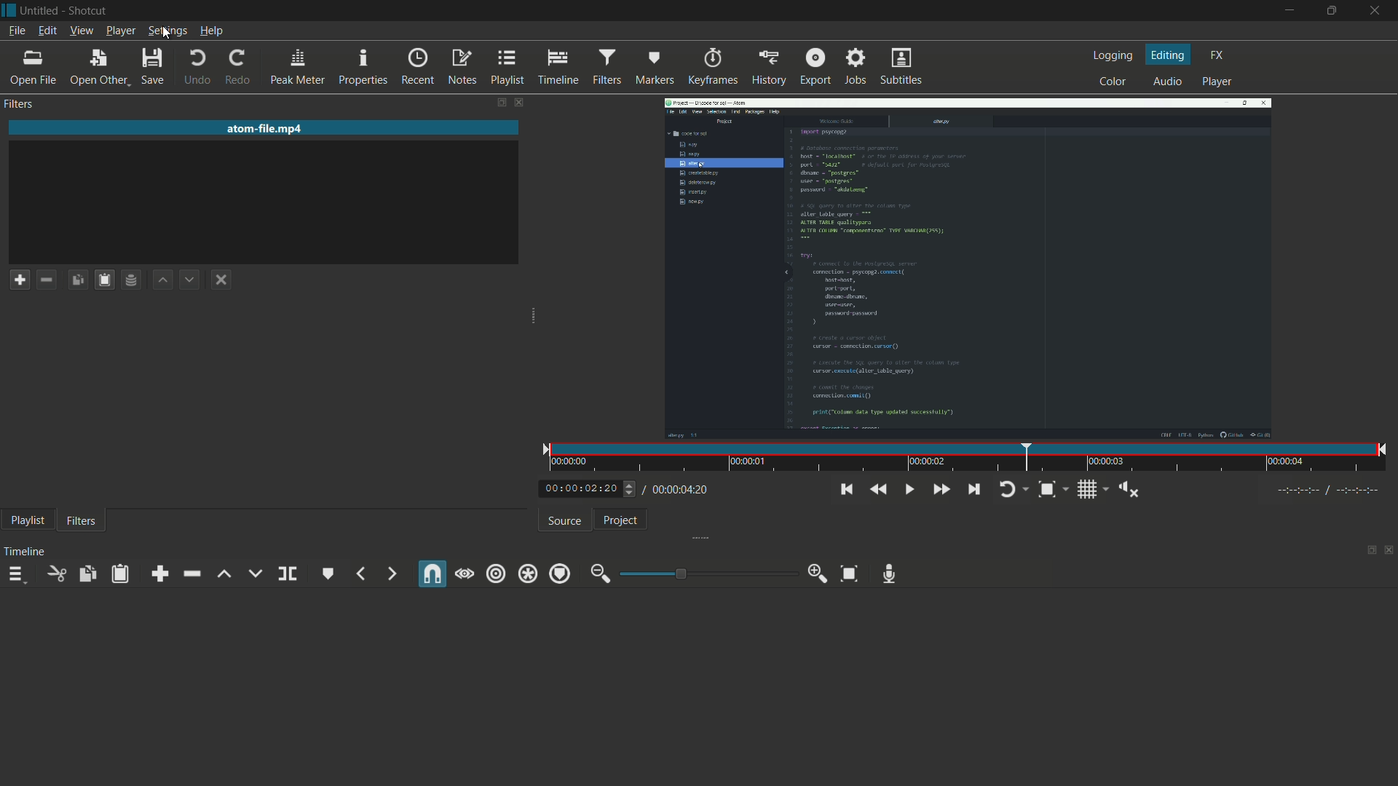 The height and width of the screenshot is (786, 1398). I want to click on toggle play or pause, so click(908, 489).